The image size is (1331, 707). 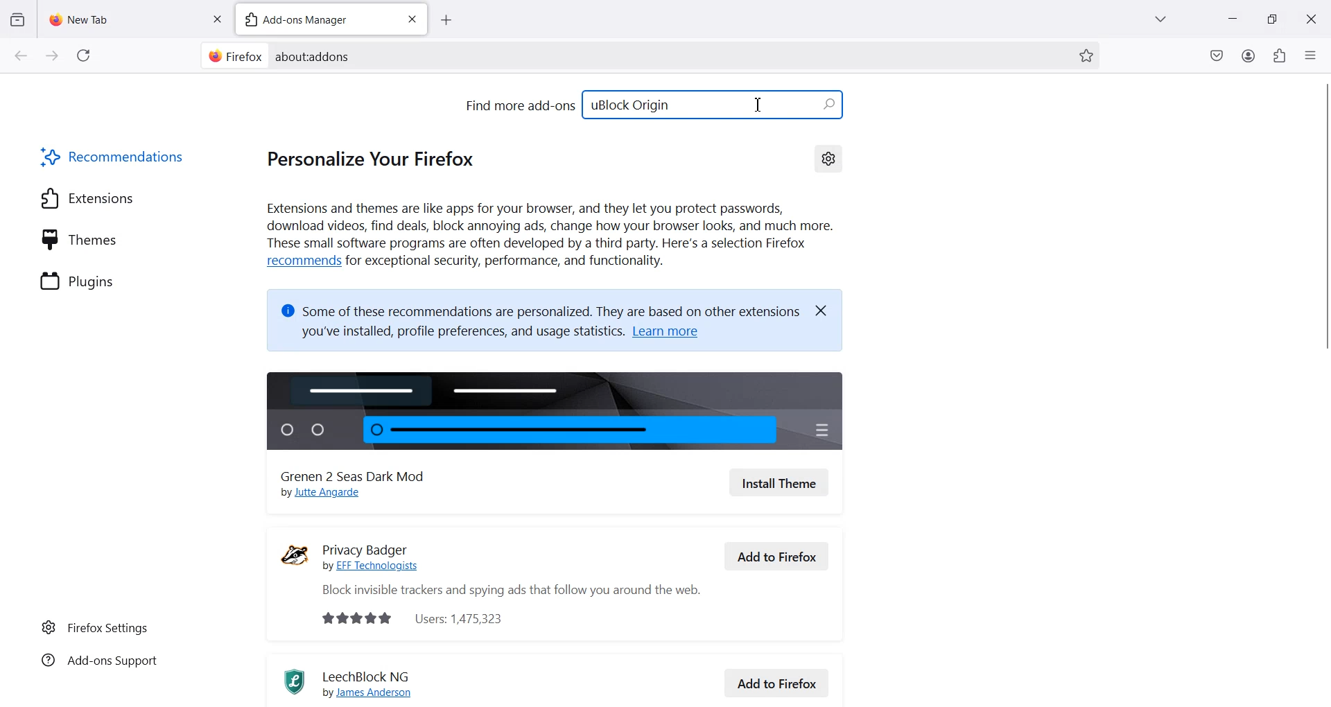 I want to click on by James Anderson, so click(x=375, y=693).